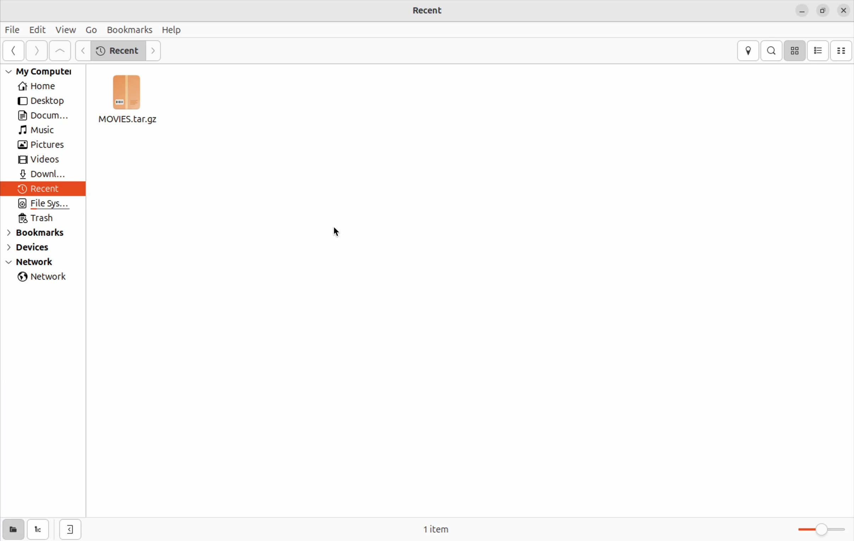  Describe the element at coordinates (801, 11) in the screenshot. I see `minimize` at that location.